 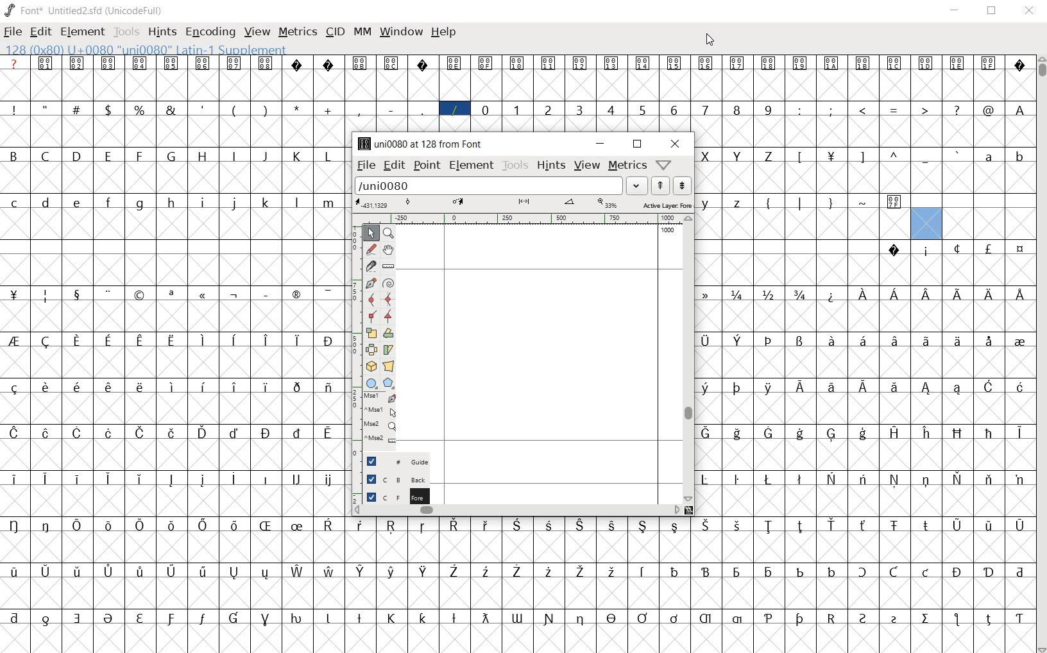 I want to click on glyph, so click(x=108, y=387).